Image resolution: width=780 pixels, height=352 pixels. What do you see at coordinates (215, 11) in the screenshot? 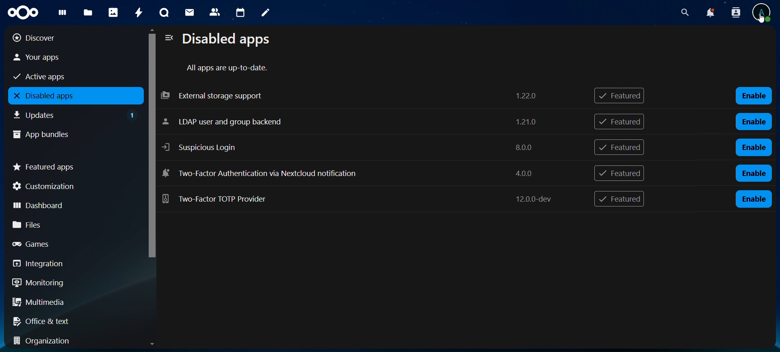
I see `contact` at bounding box center [215, 11].